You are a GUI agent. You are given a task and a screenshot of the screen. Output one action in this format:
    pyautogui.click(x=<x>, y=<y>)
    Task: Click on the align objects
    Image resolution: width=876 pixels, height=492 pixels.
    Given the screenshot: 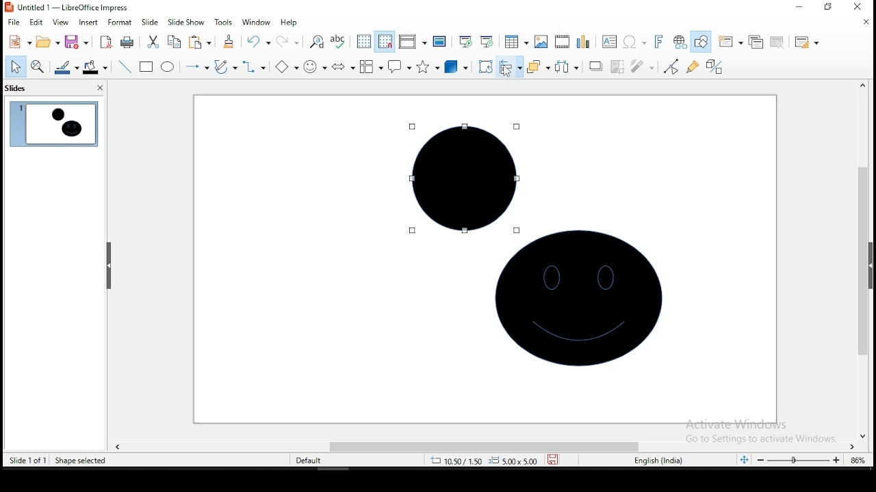 What is the action you would take?
    pyautogui.click(x=508, y=68)
    